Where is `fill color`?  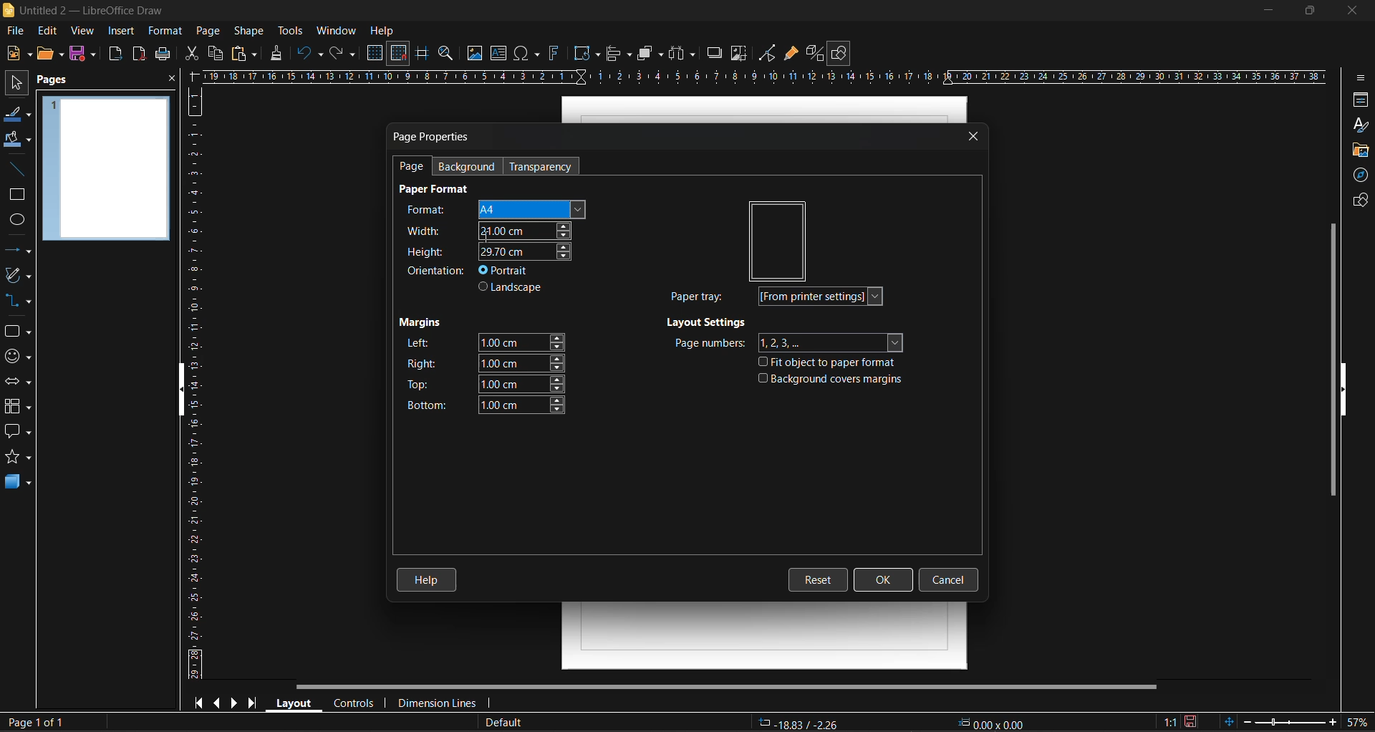
fill color is located at coordinates (16, 140).